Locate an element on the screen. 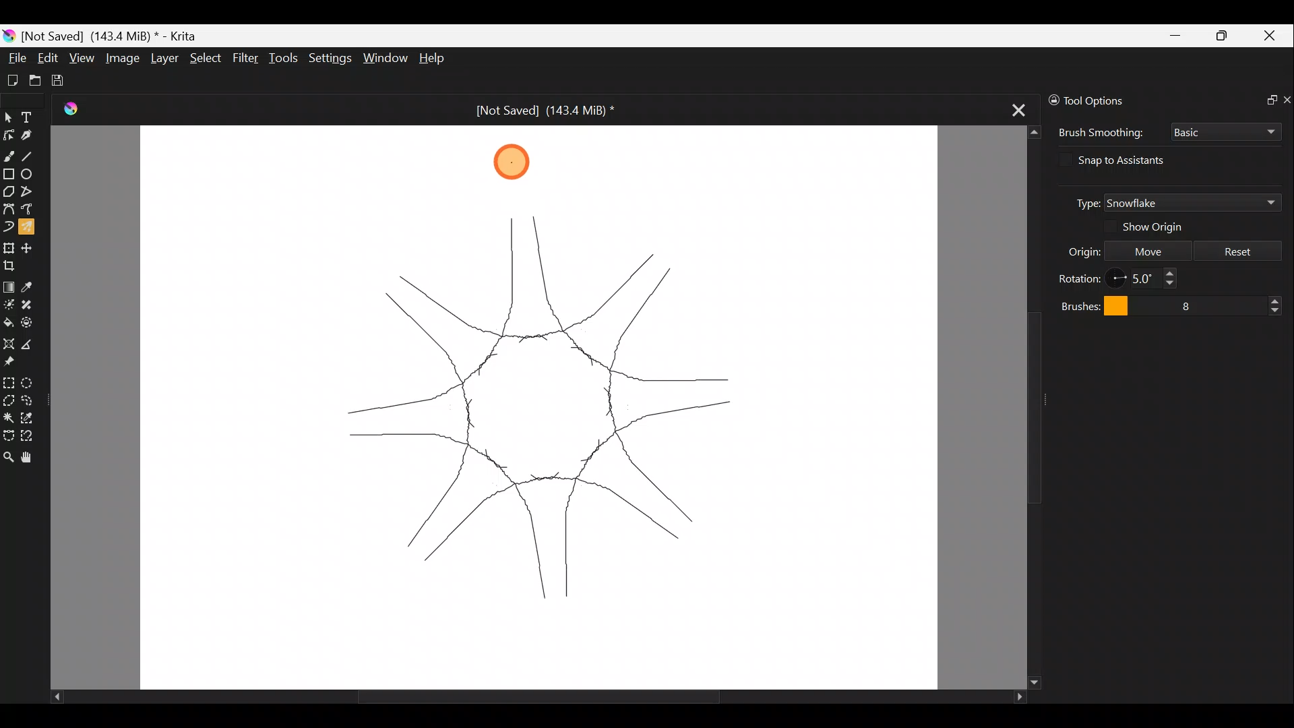 Image resolution: width=1294 pixels, height=728 pixels. Snowflake is located at coordinates (1192, 203).